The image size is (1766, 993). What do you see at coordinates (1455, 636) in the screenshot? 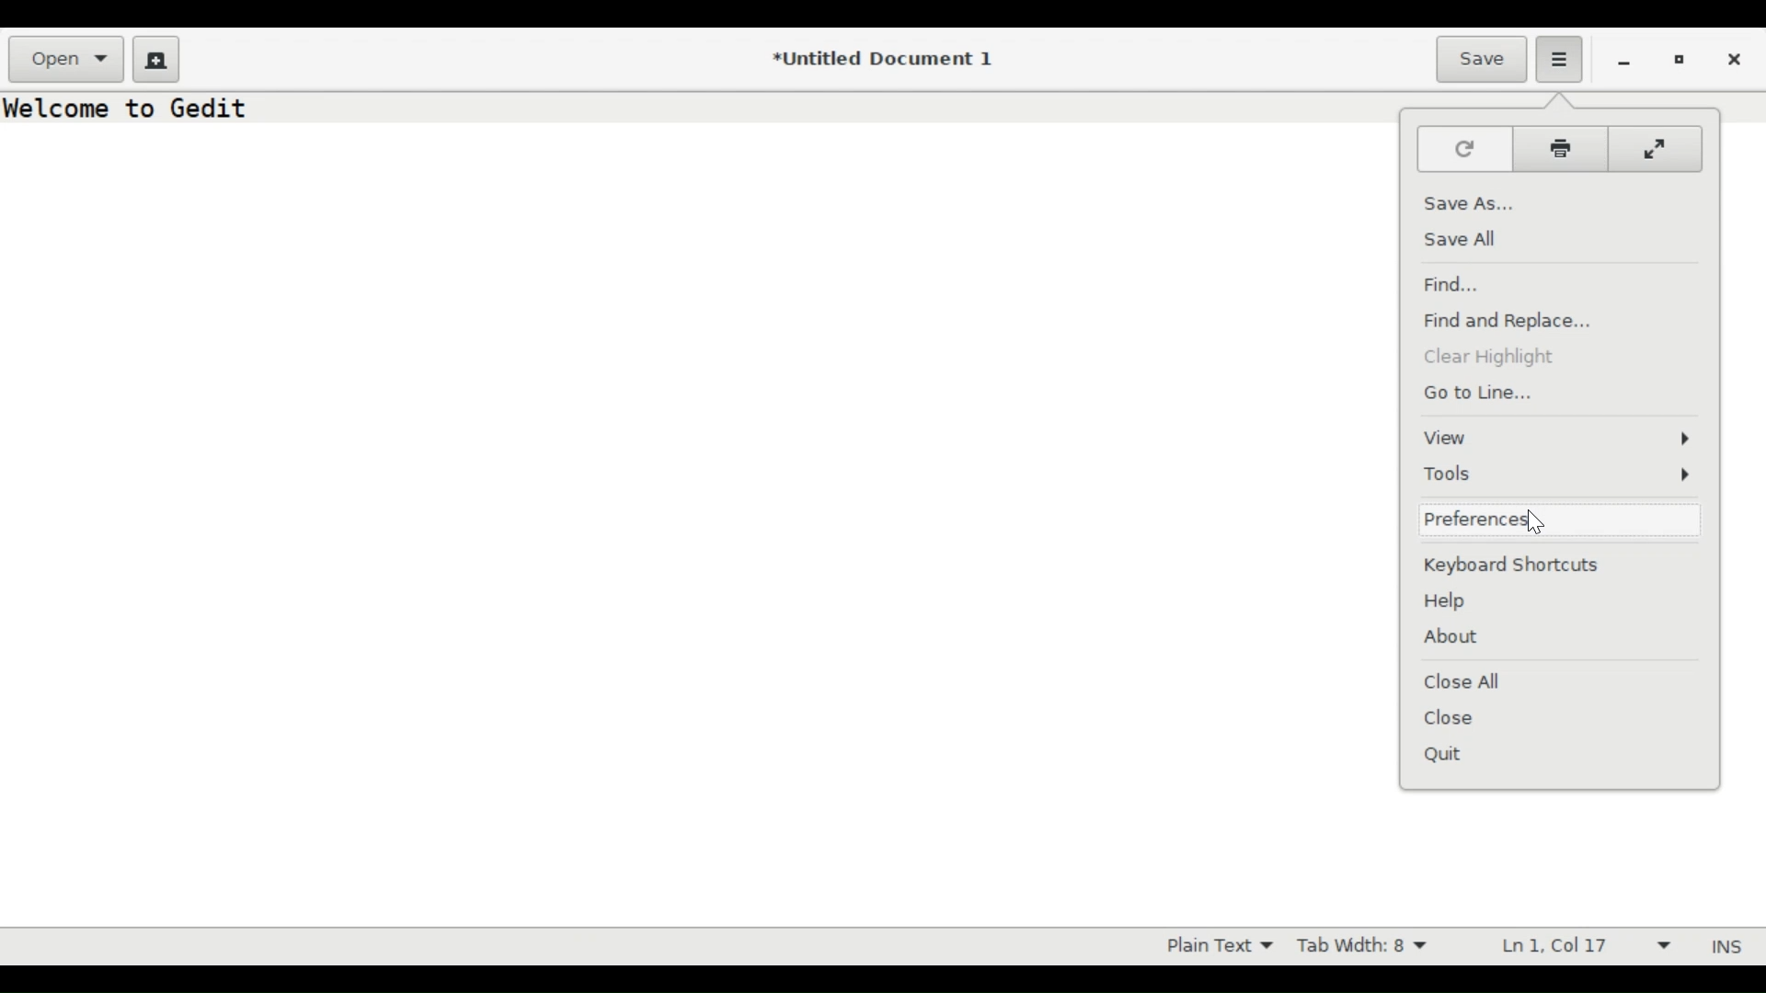
I see `About` at bounding box center [1455, 636].